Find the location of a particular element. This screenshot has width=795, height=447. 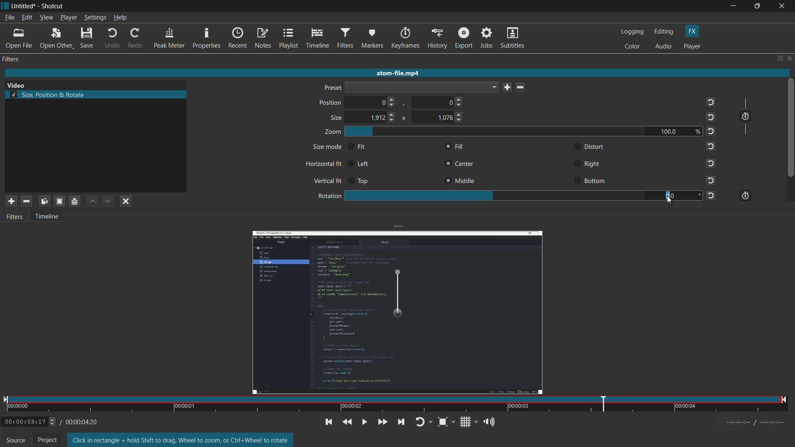

save is located at coordinates (507, 88).